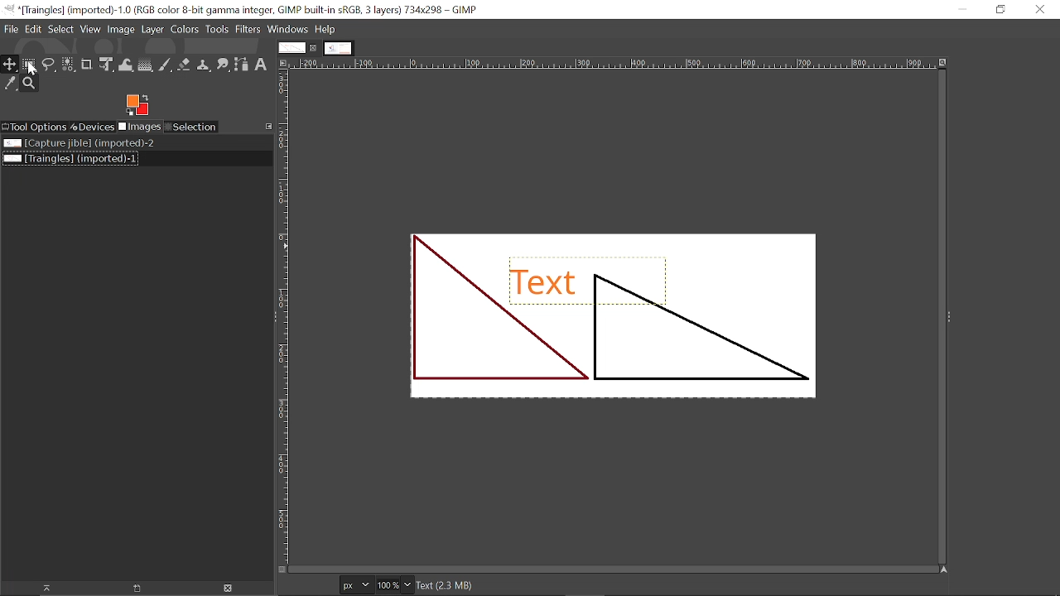 Image resolution: width=1060 pixels, height=596 pixels. Describe the element at coordinates (446, 586) in the screenshot. I see `Text(2.3 MB)` at that location.